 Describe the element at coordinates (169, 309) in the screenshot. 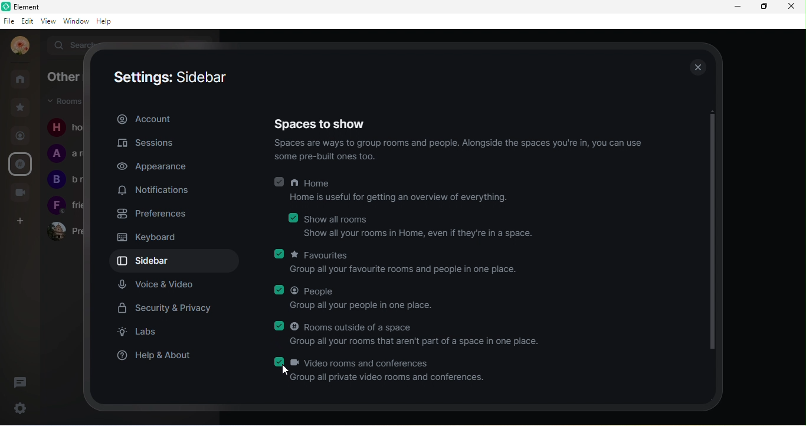

I see `security and privacy` at that location.